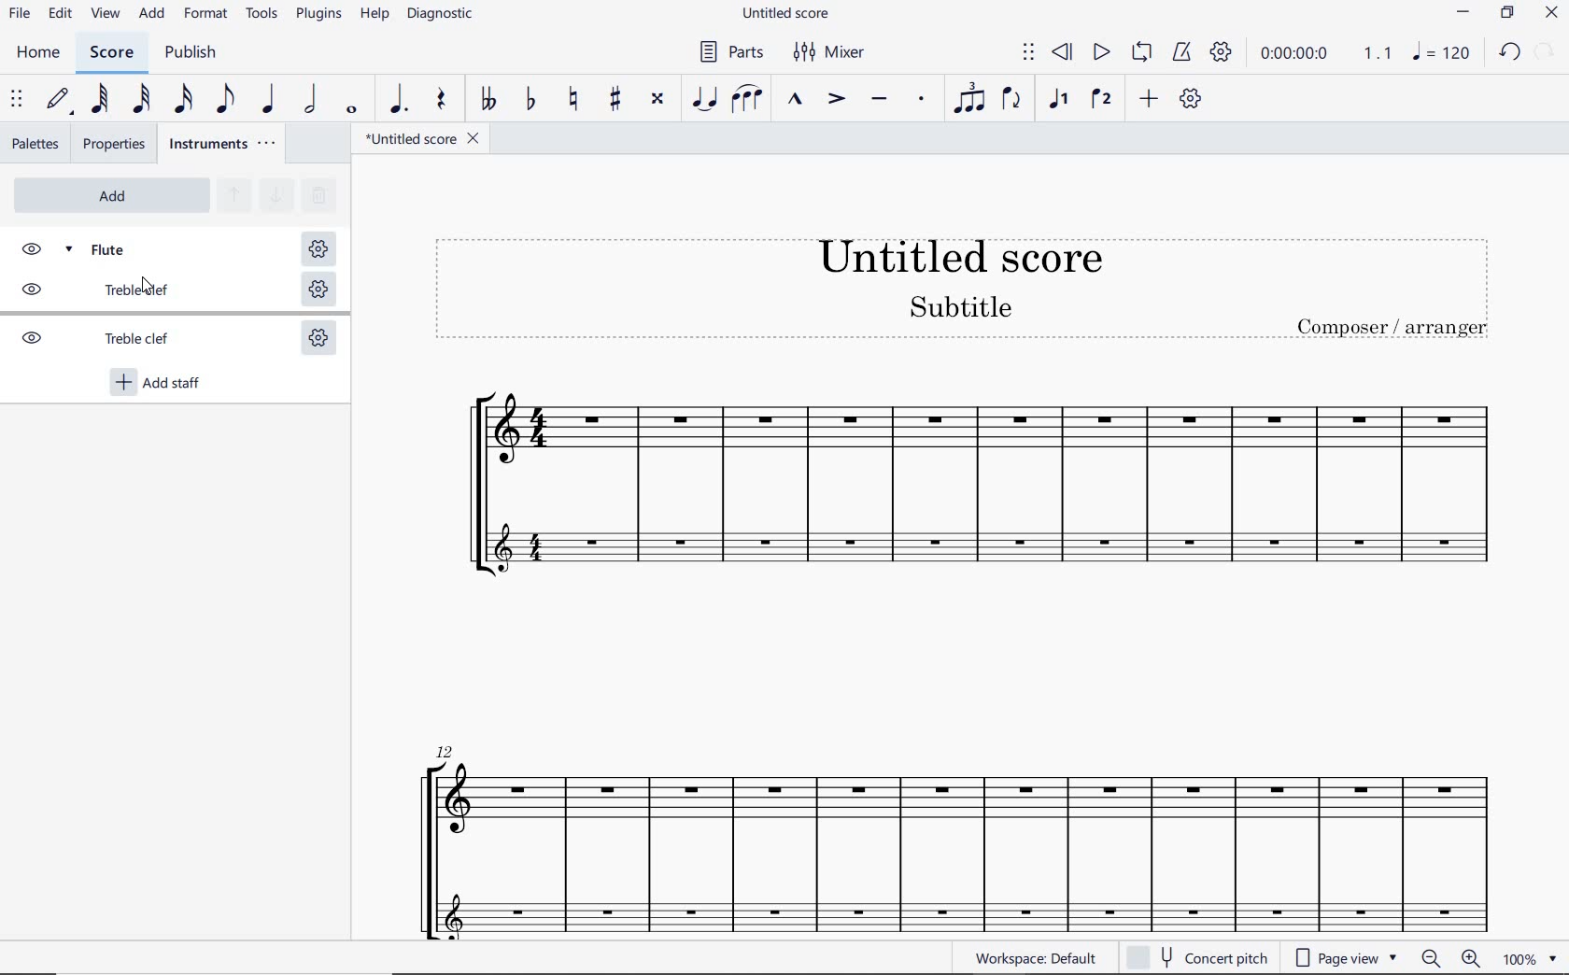 Image resolution: width=1569 pixels, height=975 pixels. I want to click on home, so click(43, 55).